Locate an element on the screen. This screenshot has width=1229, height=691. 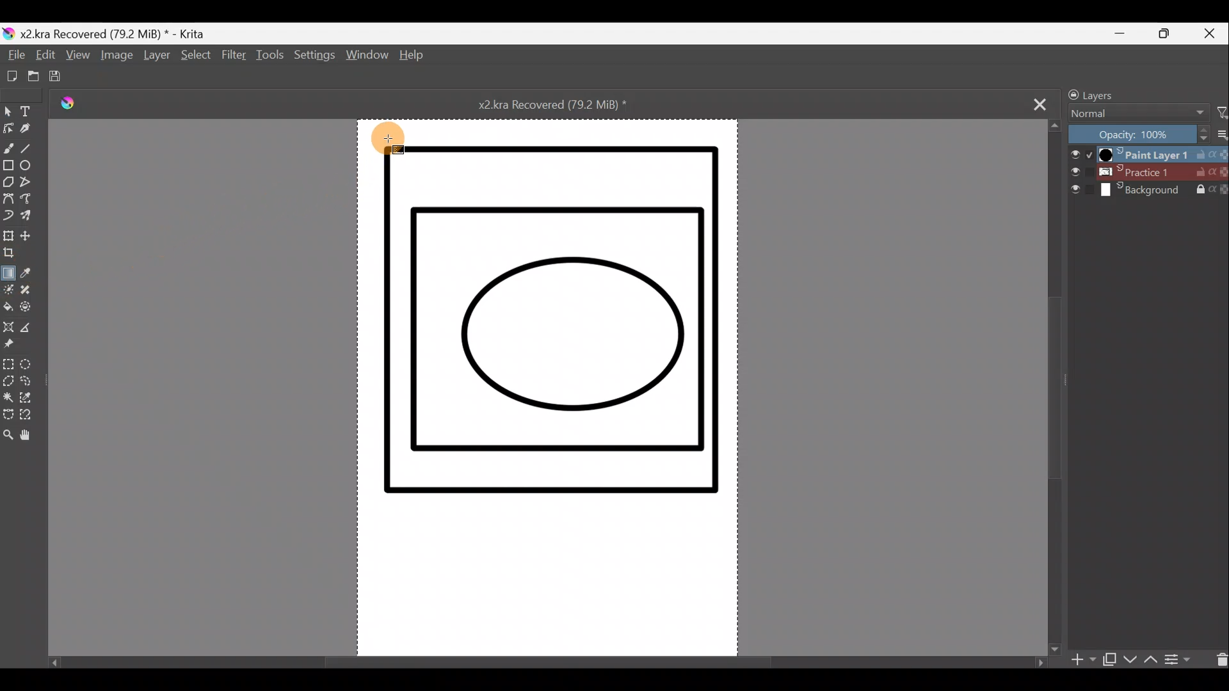
Settings is located at coordinates (316, 59).